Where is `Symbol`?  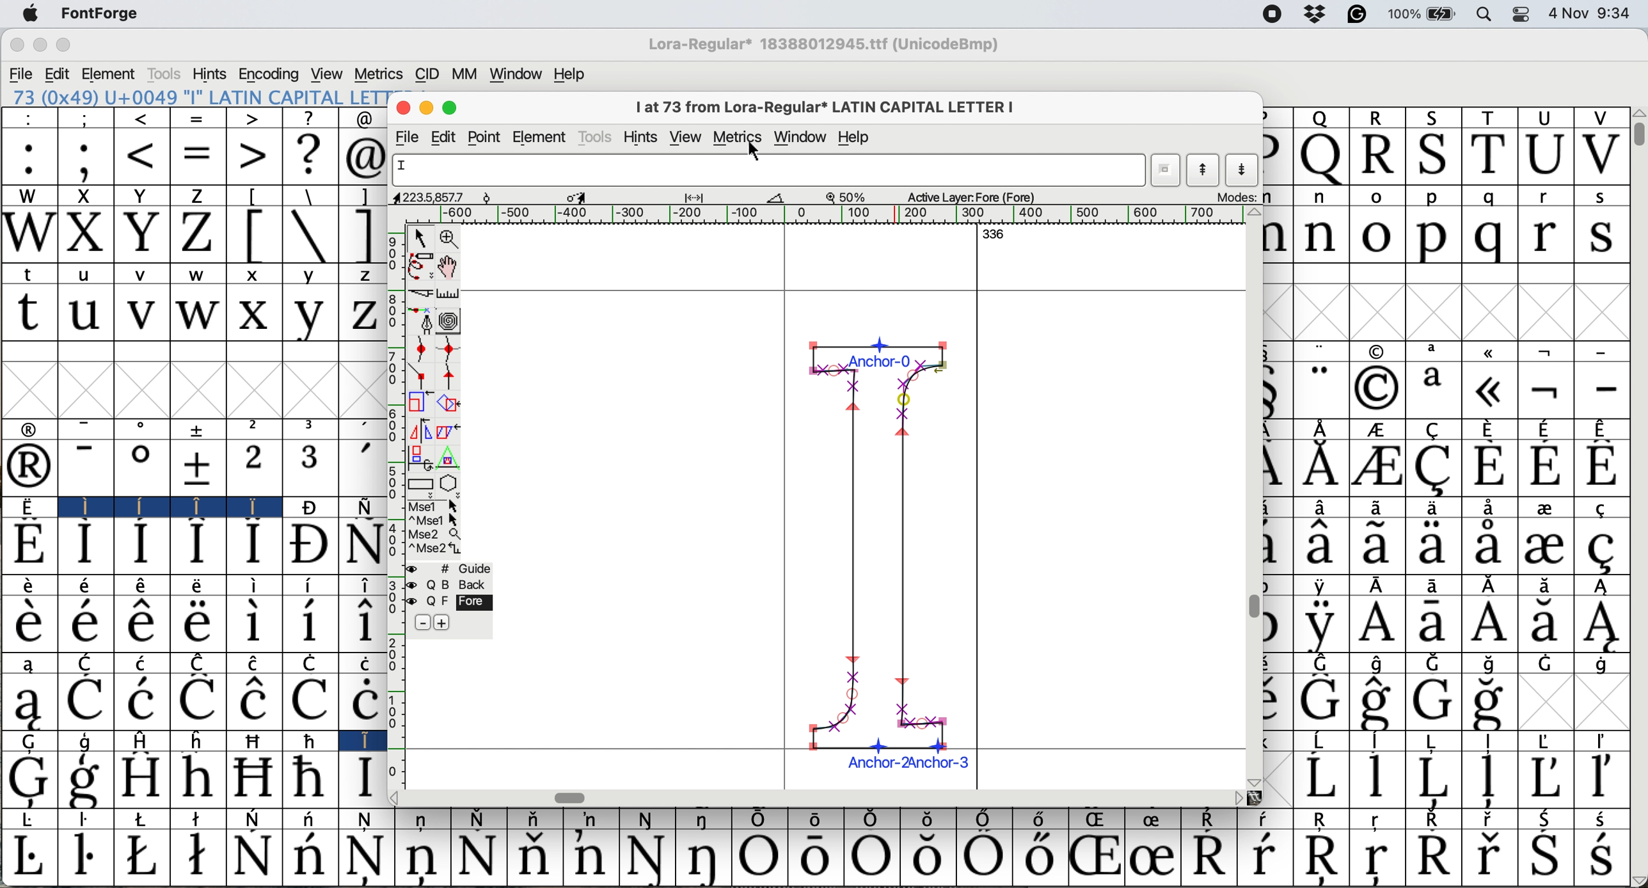 Symbol is located at coordinates (1604, 818).